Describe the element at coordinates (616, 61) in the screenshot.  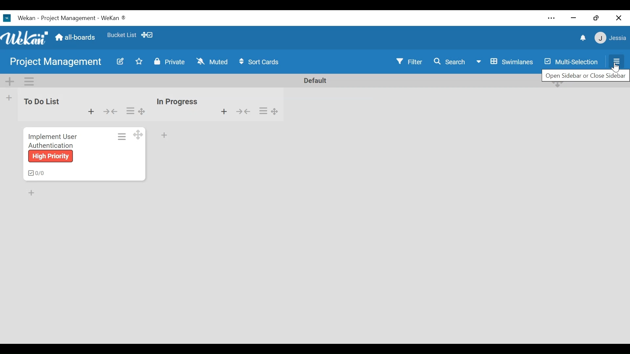
I see `Open/Close Sidebar` at that location.